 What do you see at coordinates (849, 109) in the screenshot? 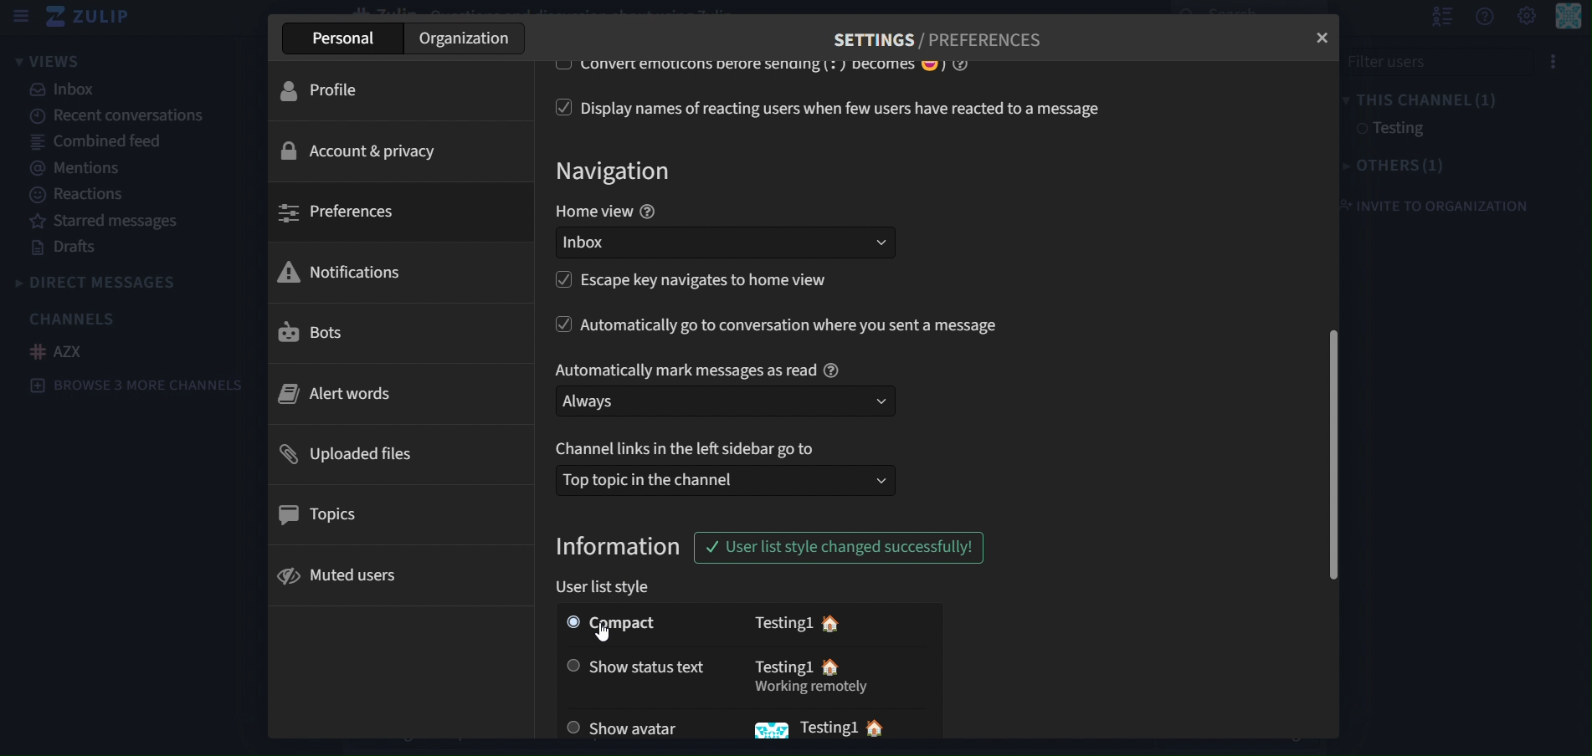
I see `Display names of reacting users when few users have reacted to a message` at bounding box center [849, 109].